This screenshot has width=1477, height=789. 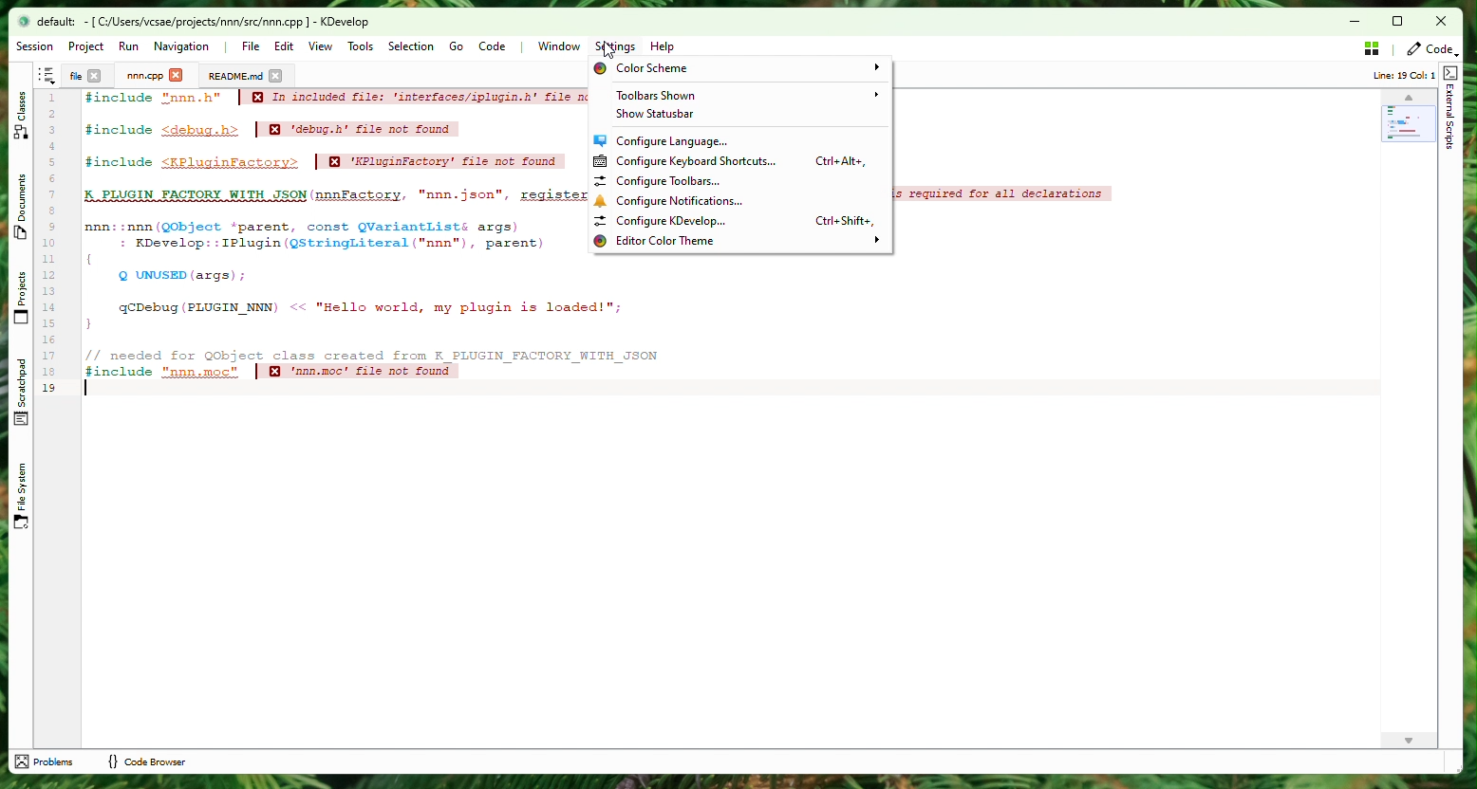 I want to click on Projects, so click(x=23, y=300).